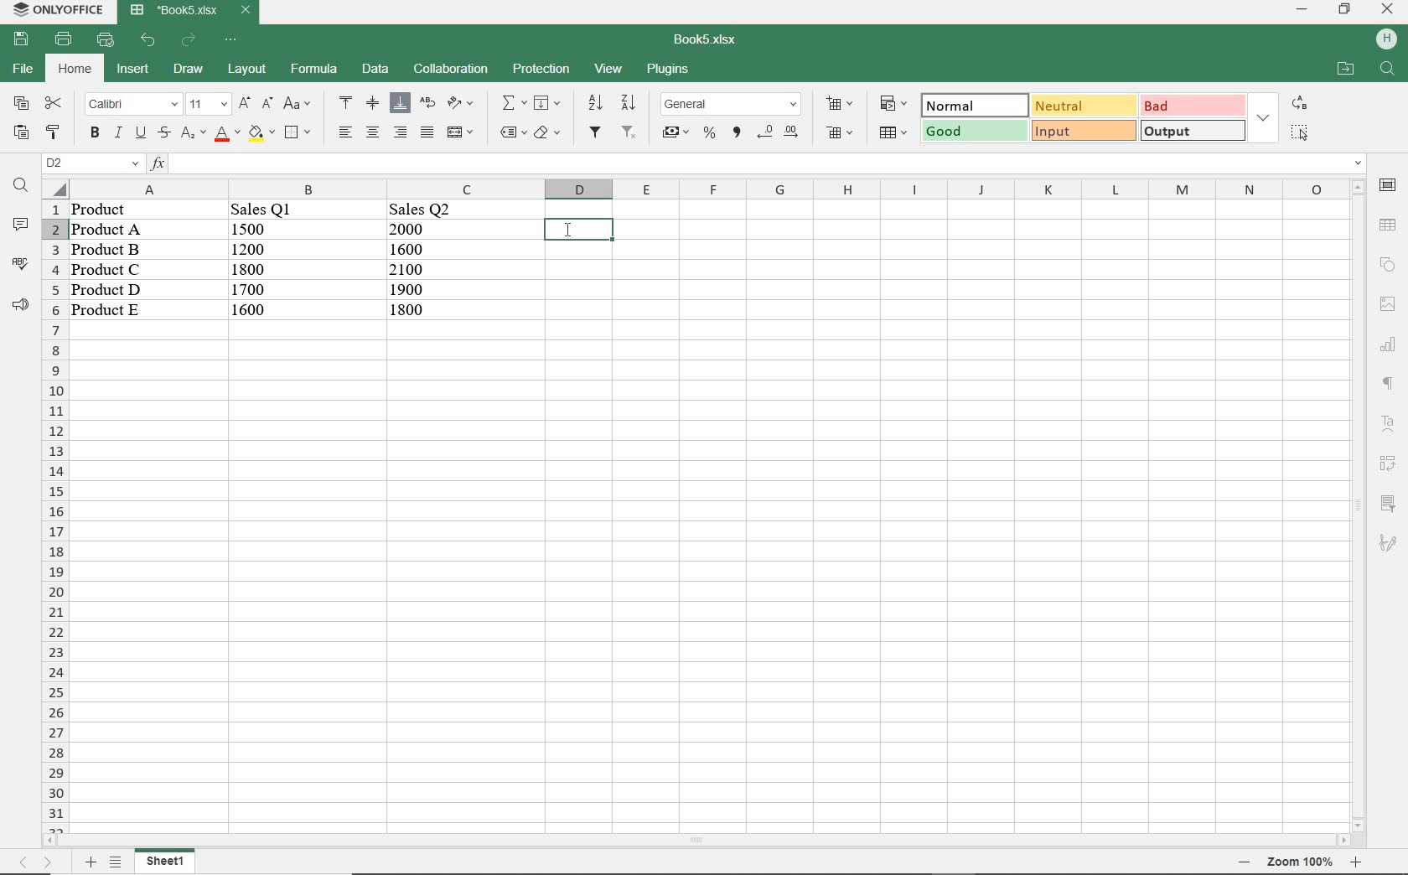  What do you see at coordinates (1389, 70) in the screenshot?
I see `find` at bounding box center [1389, 70].